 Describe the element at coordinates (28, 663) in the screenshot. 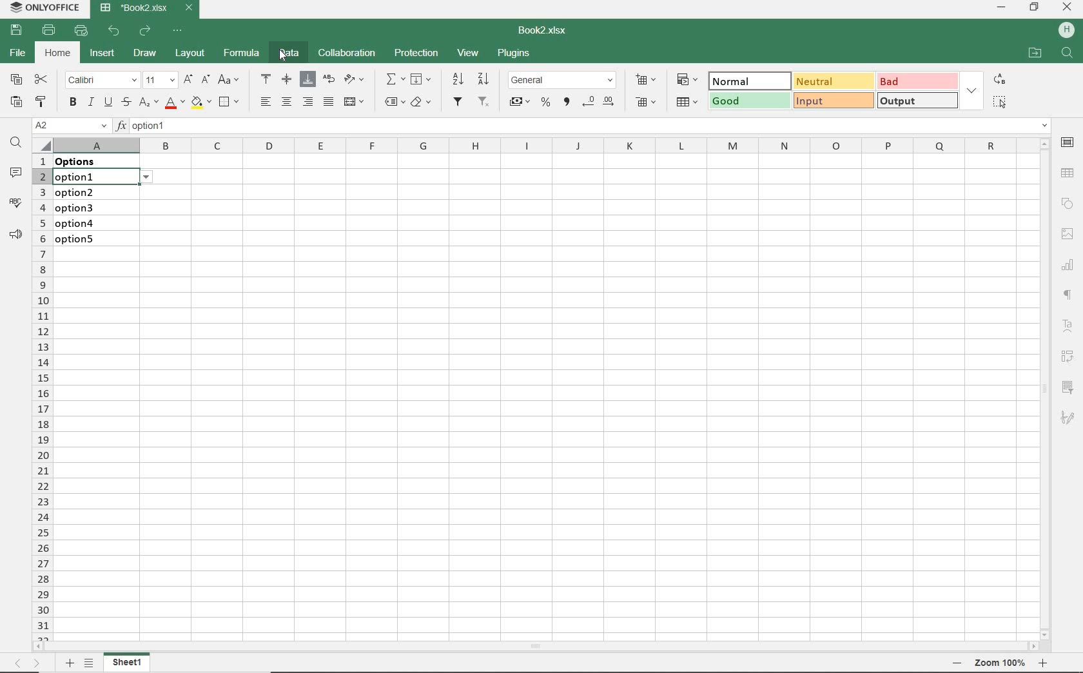

I see `MOVE ACROSS THE SHEET` at that location.